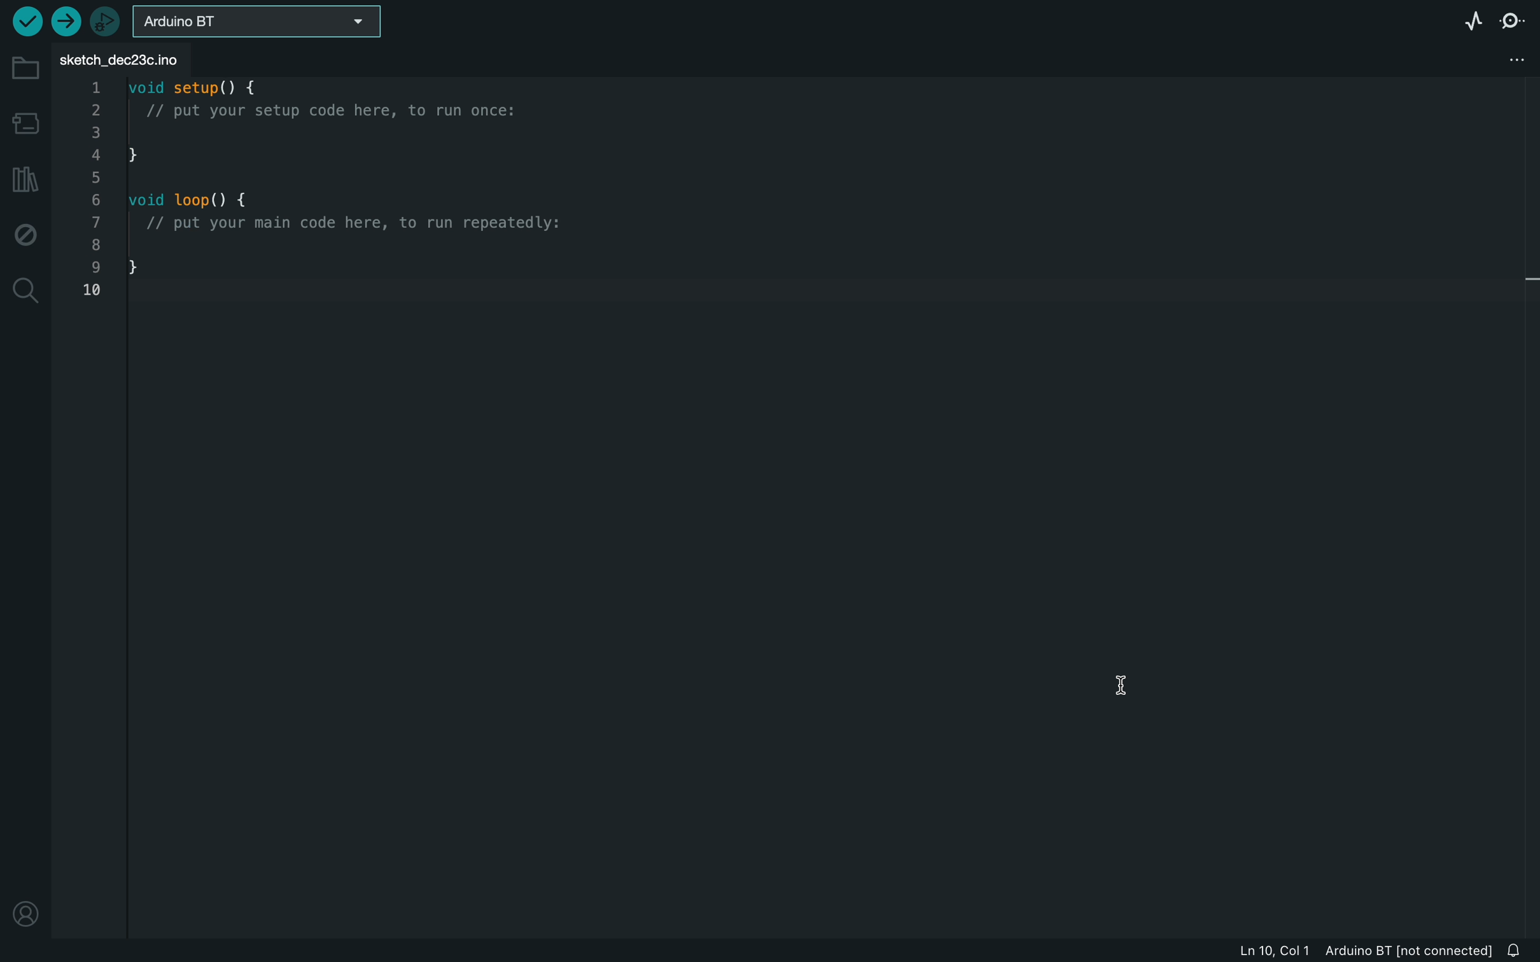  I want to click on verify, so click(27, 22).